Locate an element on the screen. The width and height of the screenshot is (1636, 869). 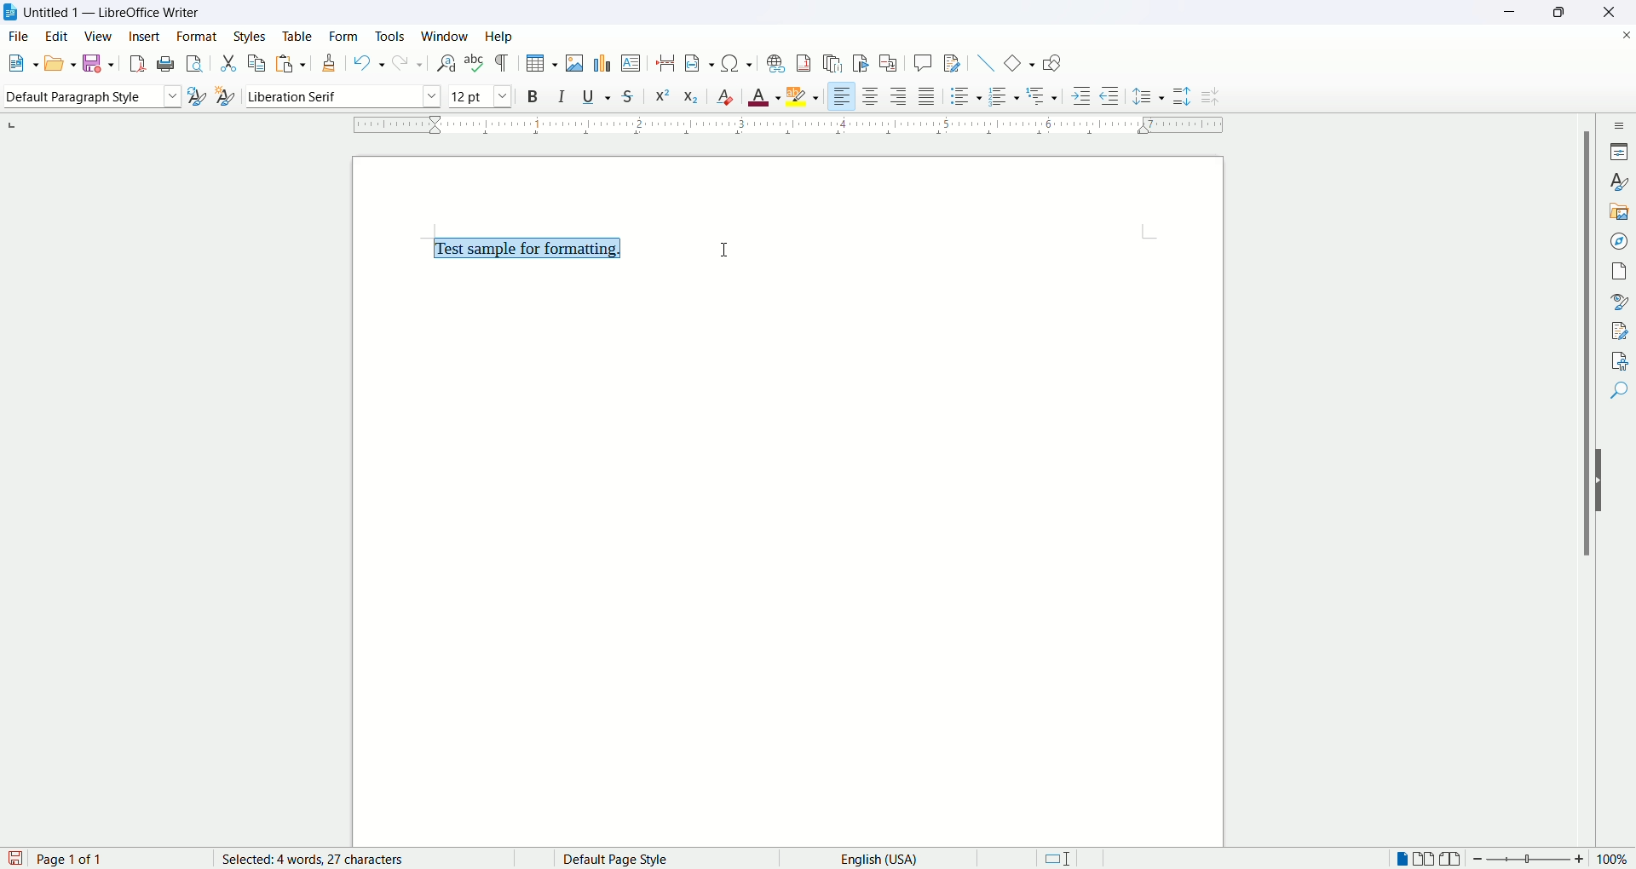
formatting is located at coordinates (329, 63).